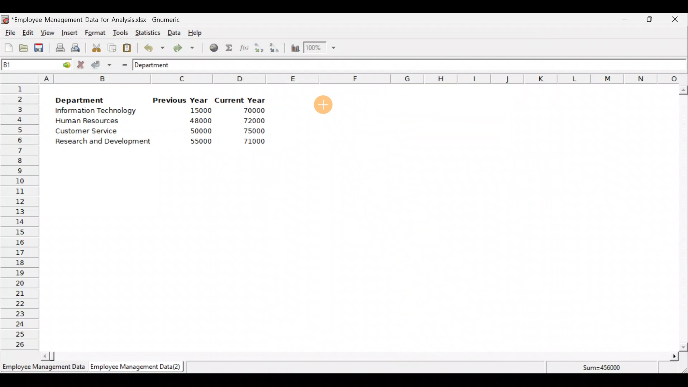  I want to click on Cursor on cell, so click(323, 103).